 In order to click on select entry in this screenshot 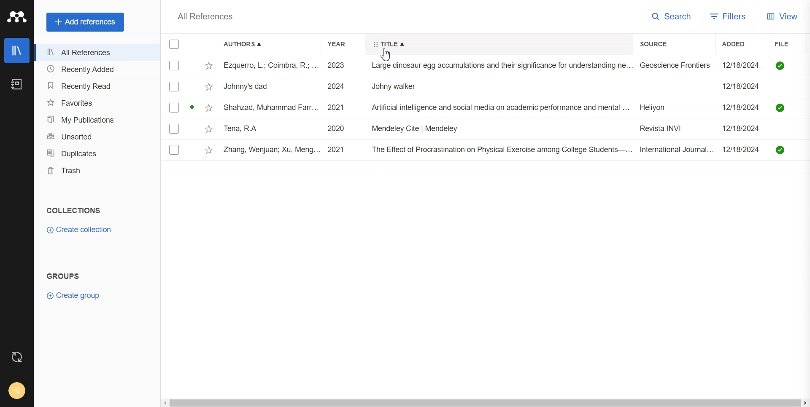, I will do `click(174, 108)`.